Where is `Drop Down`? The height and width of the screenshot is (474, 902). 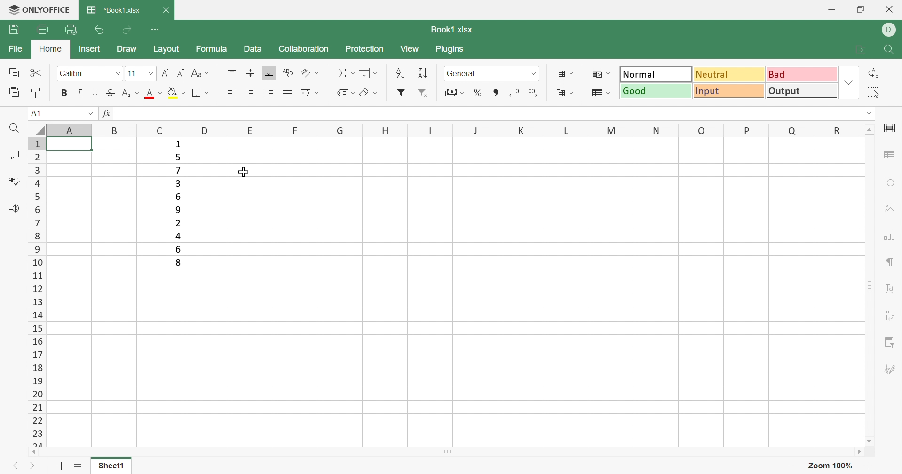 Drop Down is located at coordinates (149, 73).